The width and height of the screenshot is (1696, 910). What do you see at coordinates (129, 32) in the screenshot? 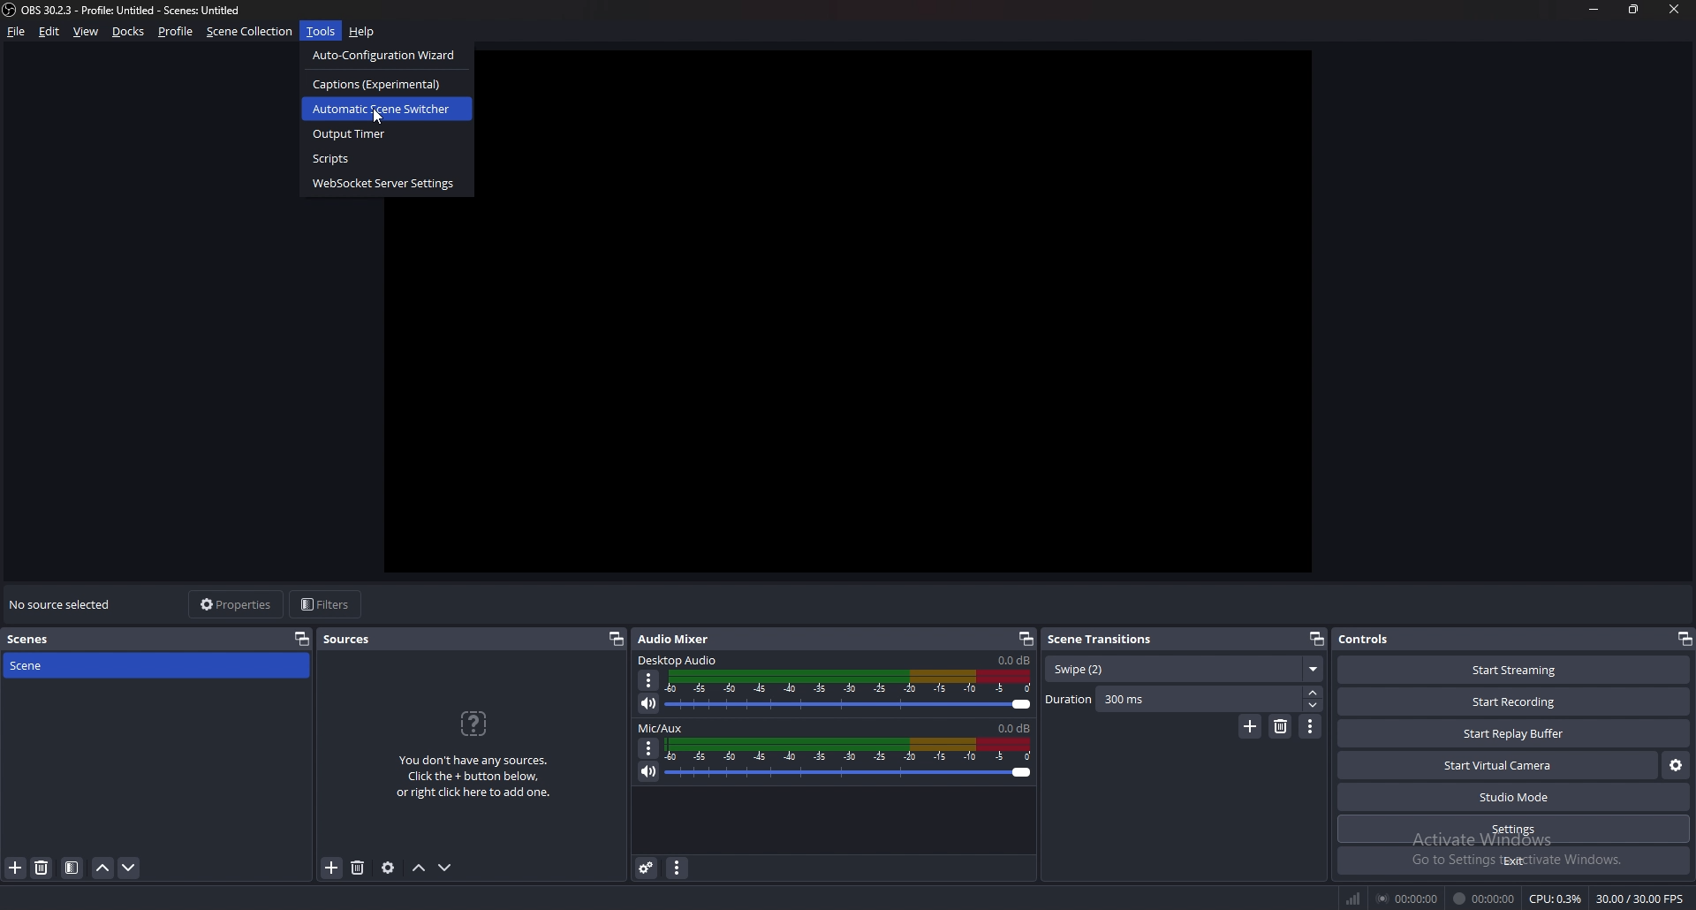
I see `docks` at bounding box center [129, 32].